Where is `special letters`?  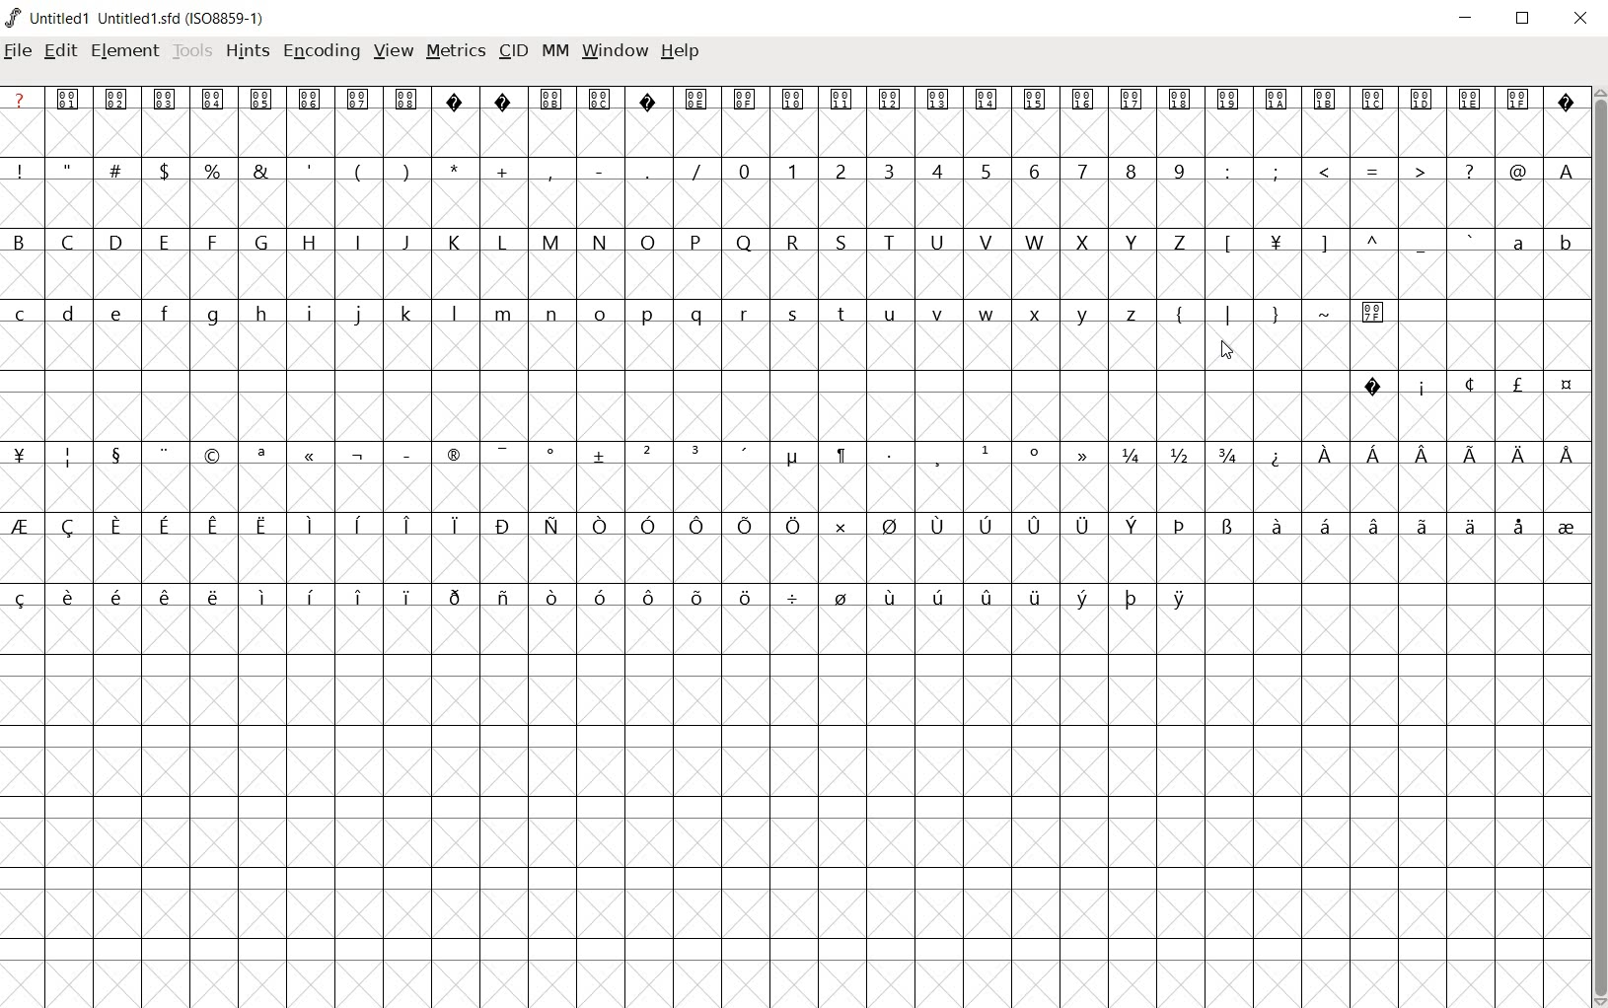
special letters is located at coordinates (792, 525).